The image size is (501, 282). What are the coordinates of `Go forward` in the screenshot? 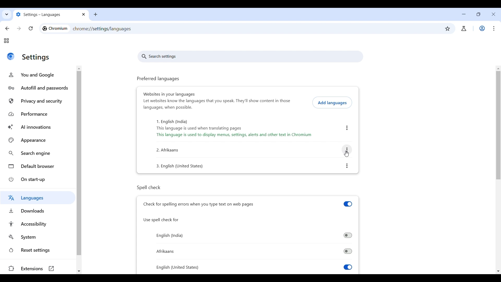 It's located at (19, 28).